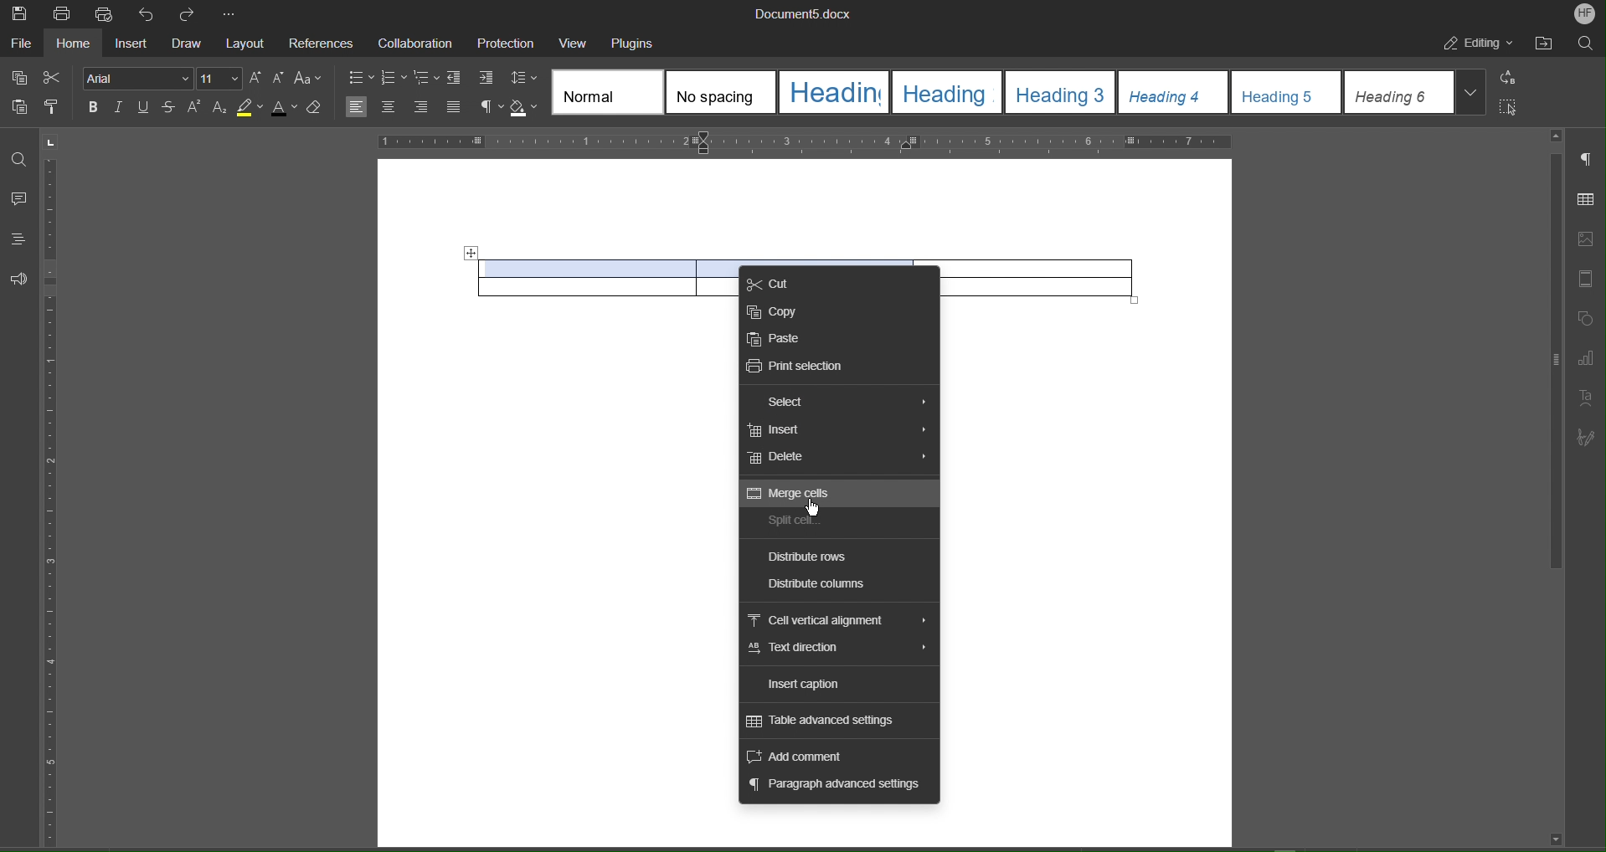 The image size is (1606, 852). What do you see at coordinates (470, 254) in the screenshot?
I see `Move table` at bounding box center [470, 254].